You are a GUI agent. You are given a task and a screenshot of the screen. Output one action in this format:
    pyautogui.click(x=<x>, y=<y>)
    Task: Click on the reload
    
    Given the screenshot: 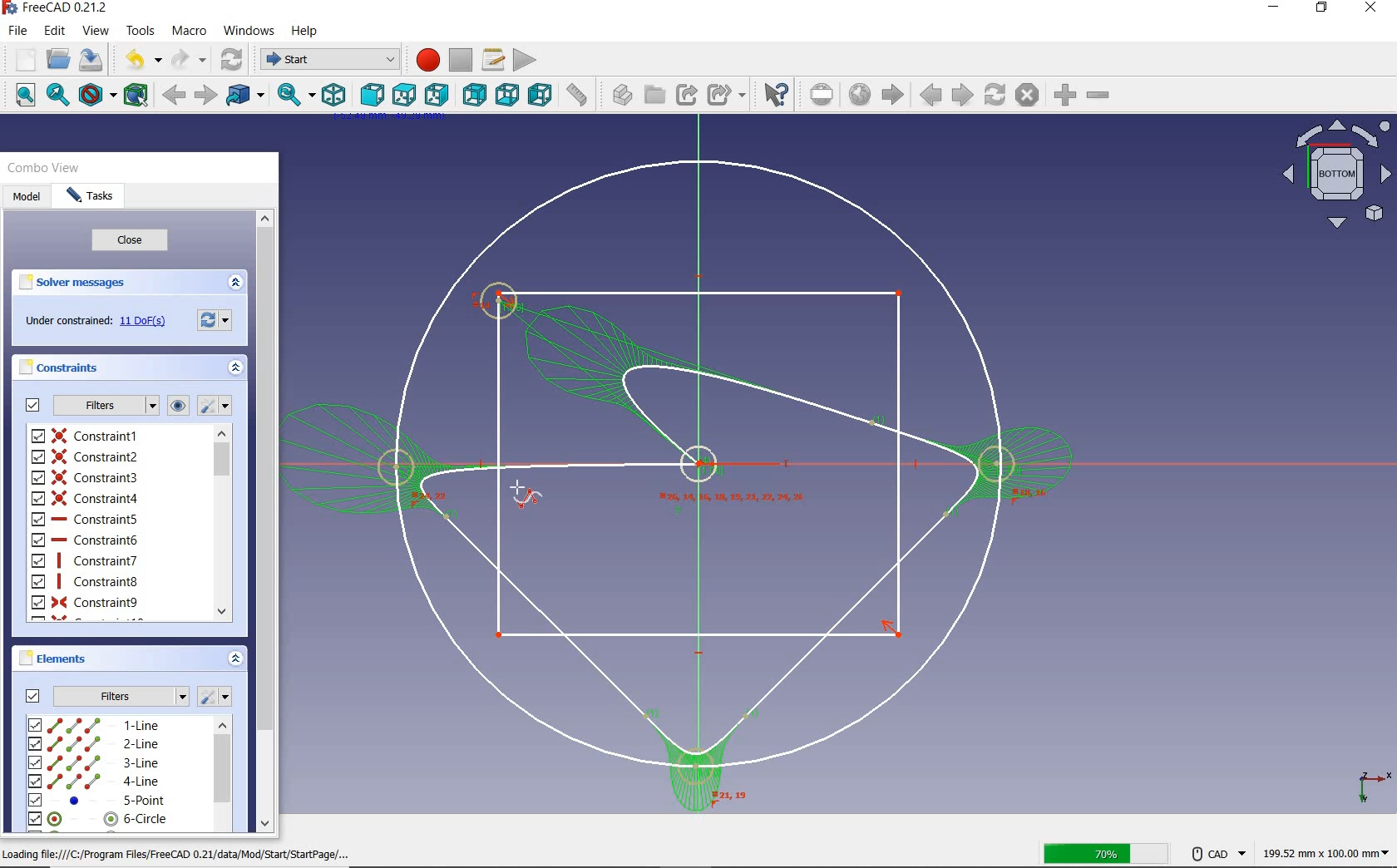 What is the action you would take?
    pyautogui.click(x=214, y=318)
    